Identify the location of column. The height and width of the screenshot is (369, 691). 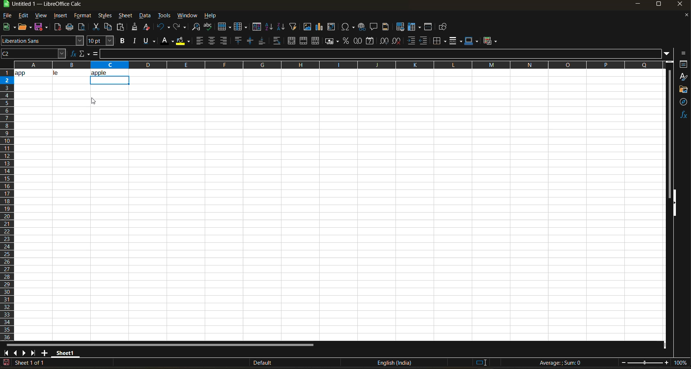
(241, 28).